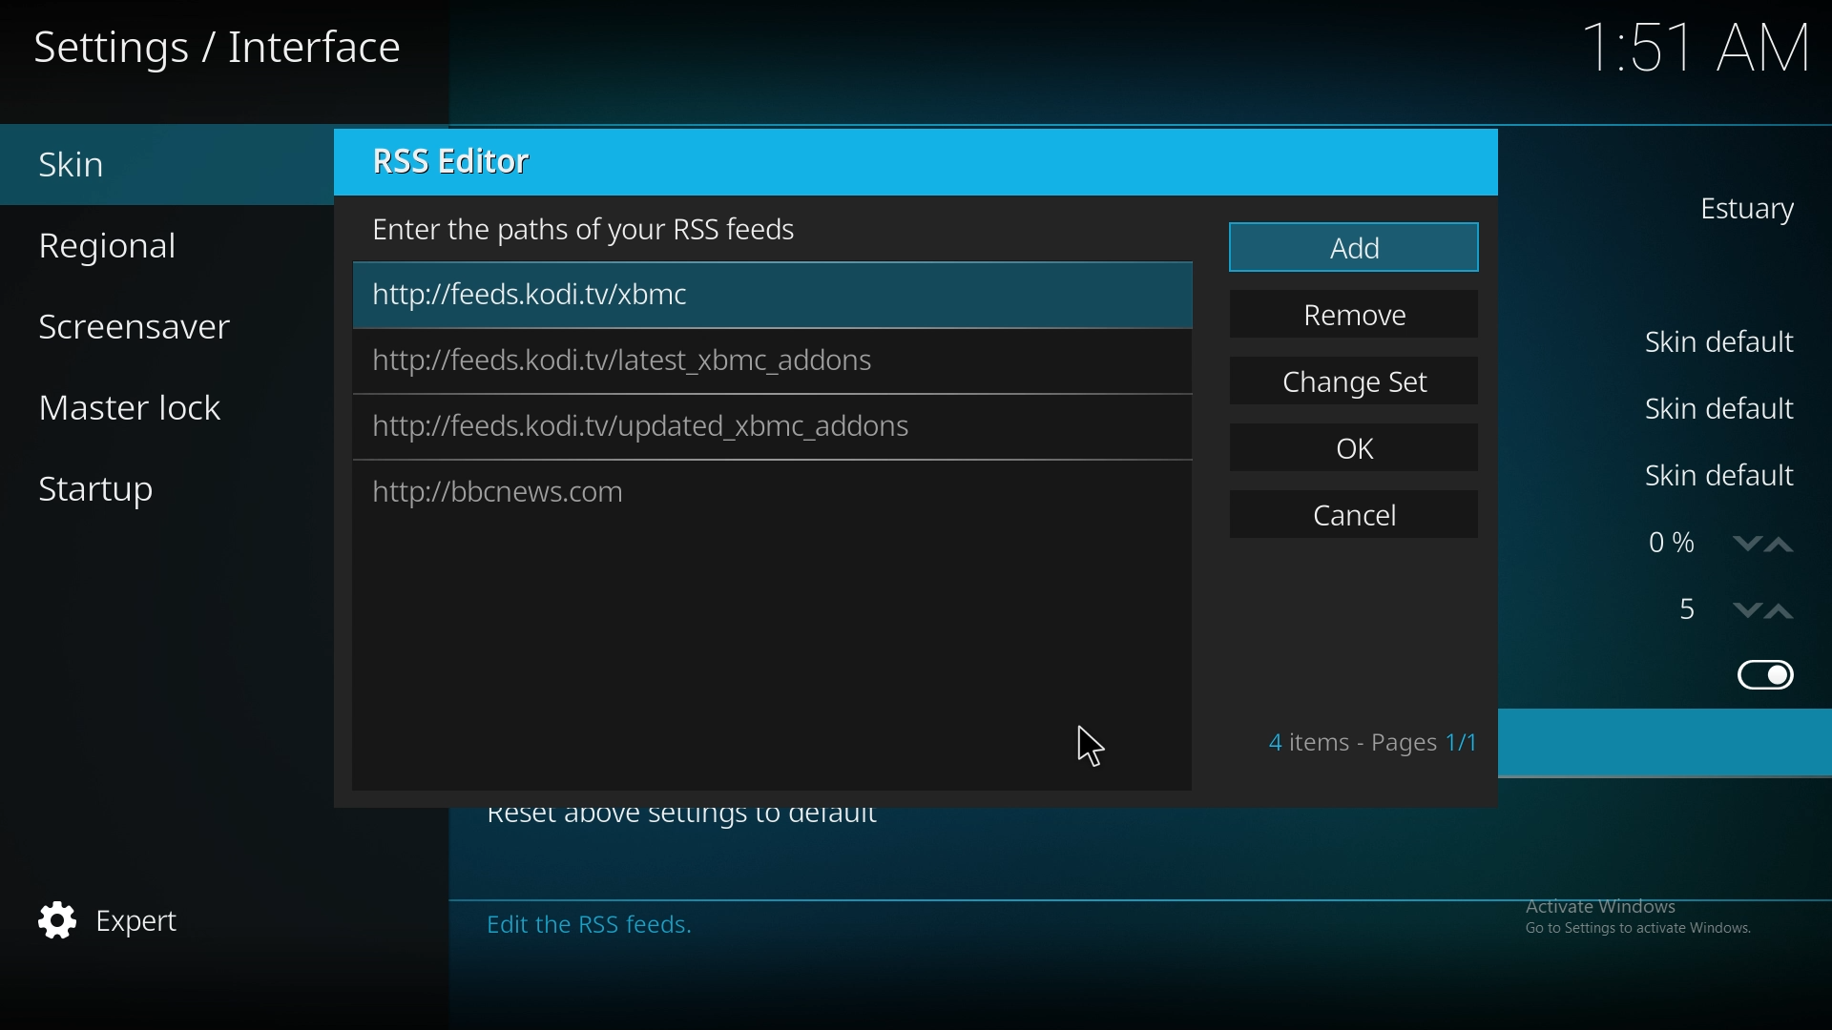 This screenshot has width=1832, height=1030. Describe the element at coordinates (1763, 674) in the screenshot. I see `show rss feeds` at that location.